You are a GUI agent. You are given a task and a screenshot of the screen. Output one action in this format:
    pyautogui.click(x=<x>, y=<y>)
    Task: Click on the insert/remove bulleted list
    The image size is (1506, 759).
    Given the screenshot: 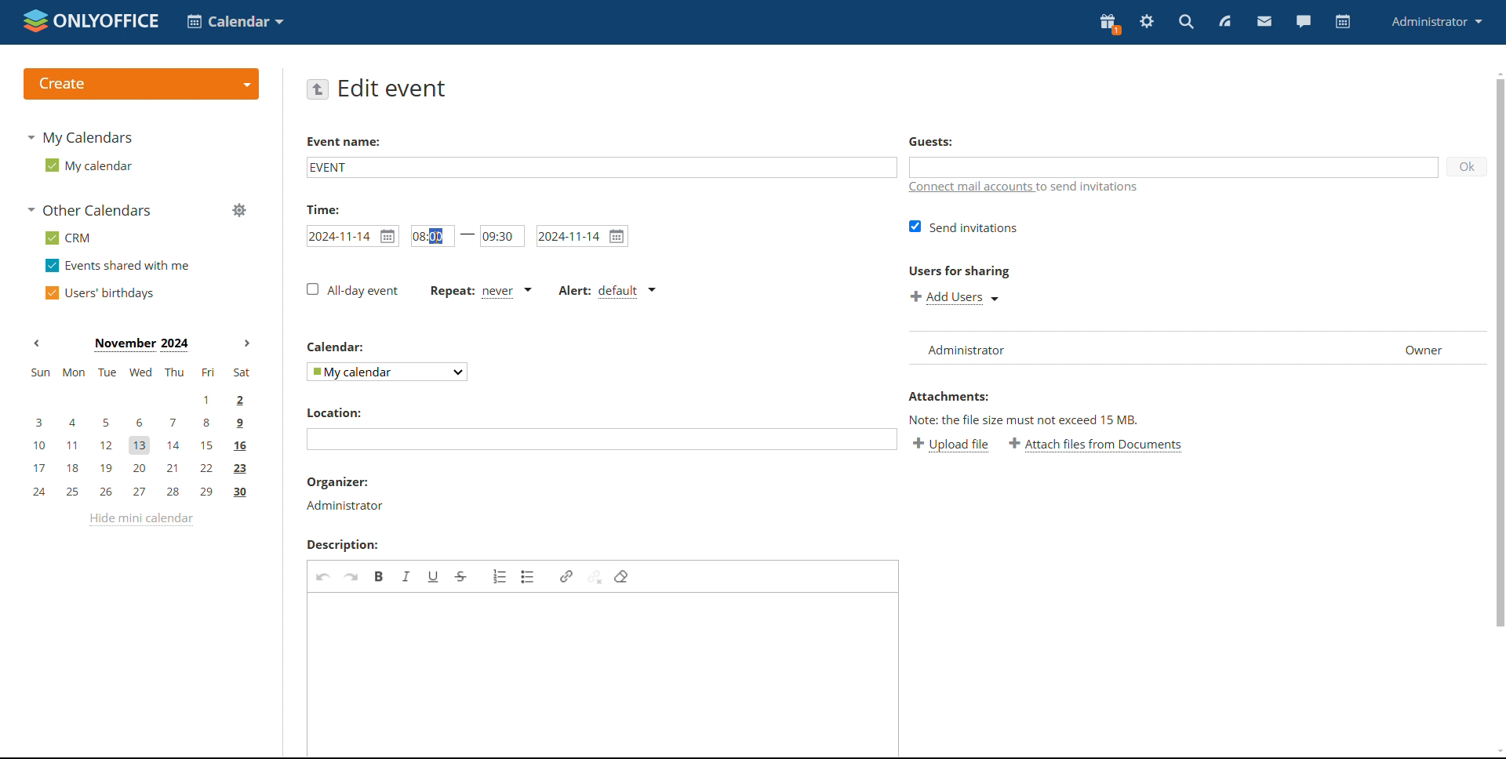 What is the action you would take?
    pyautogui.click(x=529, y=577)
    